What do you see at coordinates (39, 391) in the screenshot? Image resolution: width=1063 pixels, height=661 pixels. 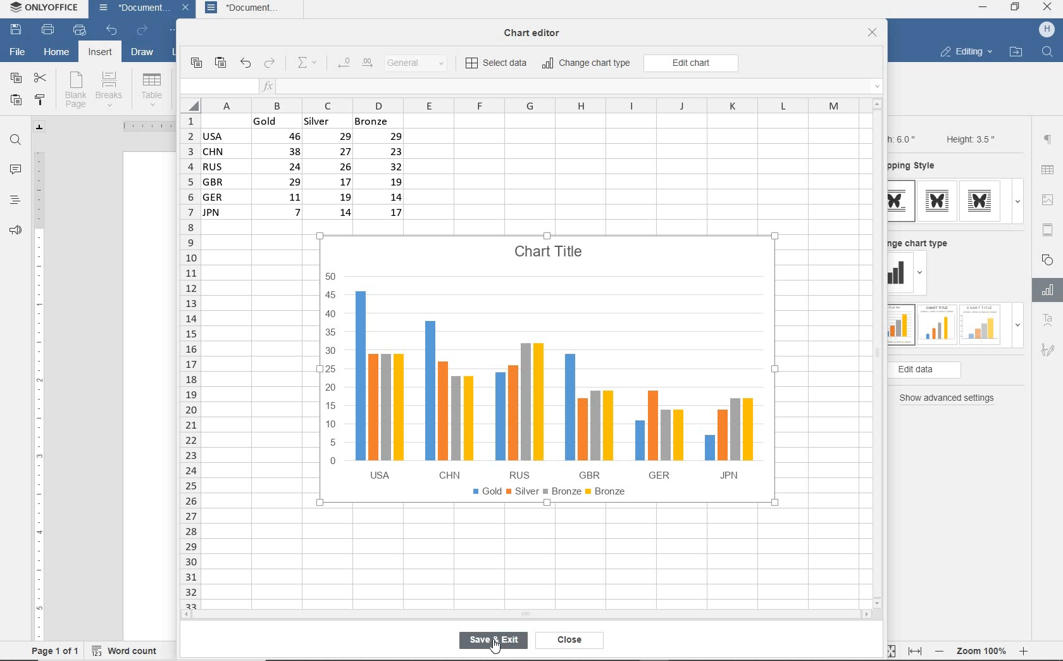 I see `ruler` at bounding box center [39, 391].